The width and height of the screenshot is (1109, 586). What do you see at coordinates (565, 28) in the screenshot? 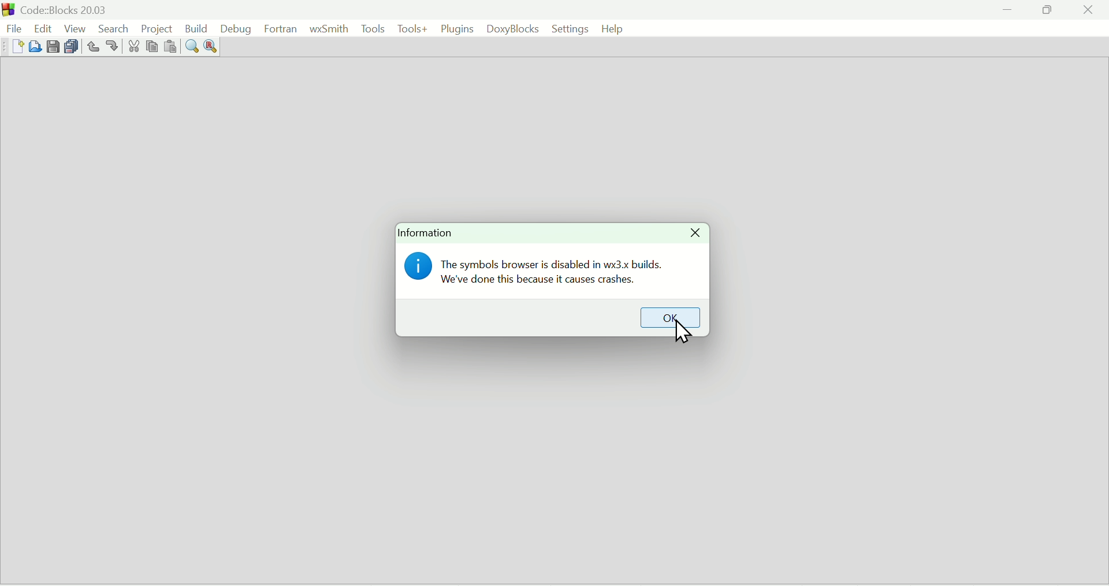
I see ` Settings` at bounding box center [565, 28].